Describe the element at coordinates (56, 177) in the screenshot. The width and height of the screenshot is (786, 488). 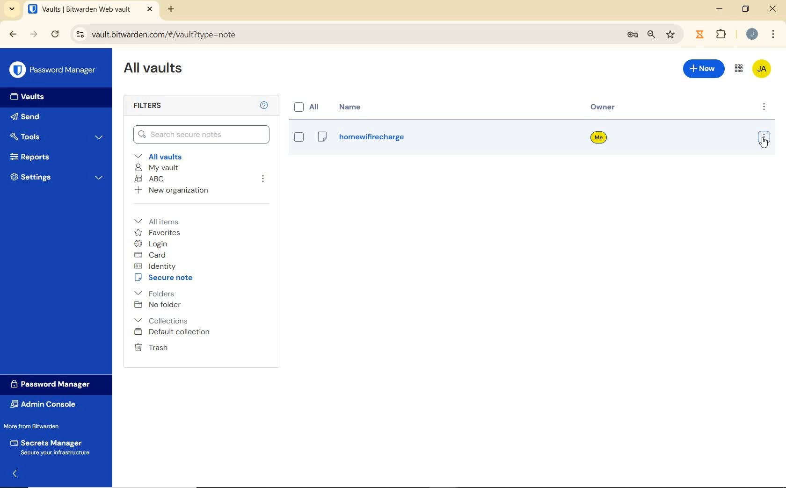
I see `Settings` at that location.